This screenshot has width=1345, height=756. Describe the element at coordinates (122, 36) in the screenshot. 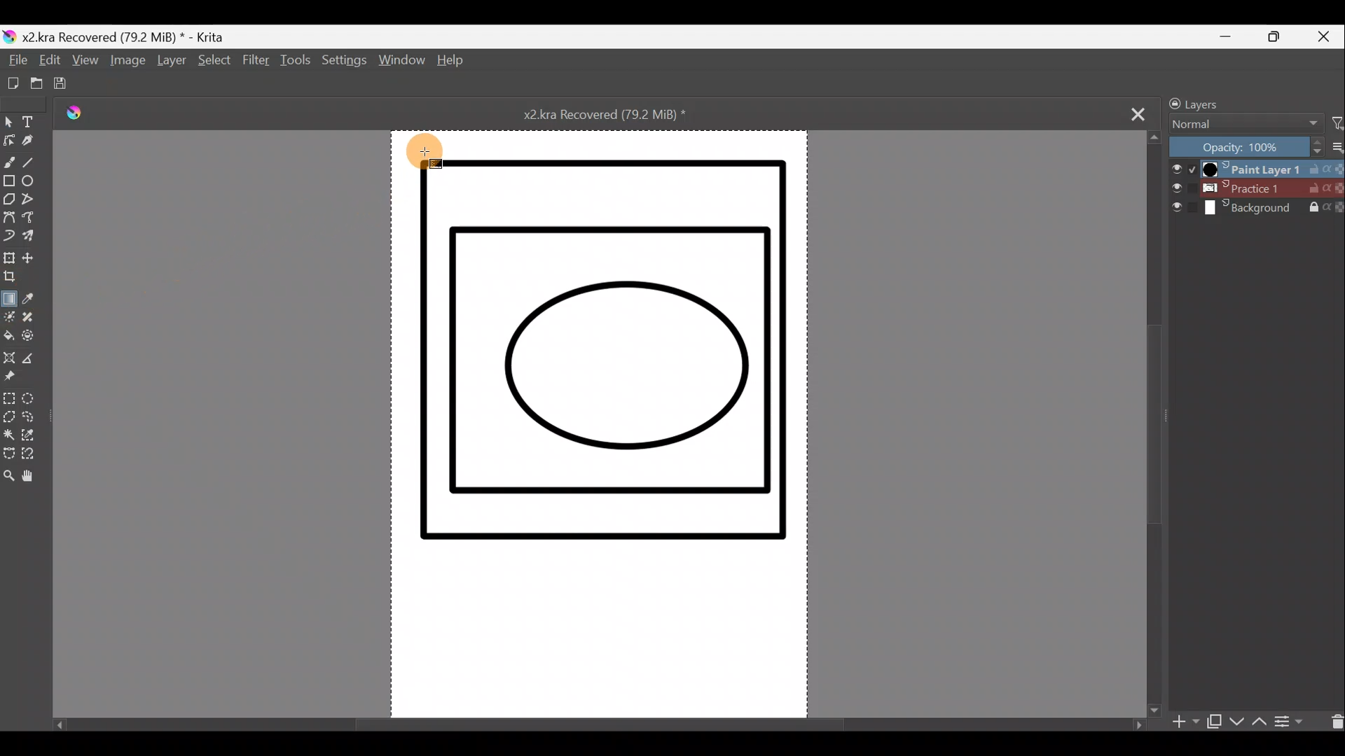

I see `Document name` at that location.